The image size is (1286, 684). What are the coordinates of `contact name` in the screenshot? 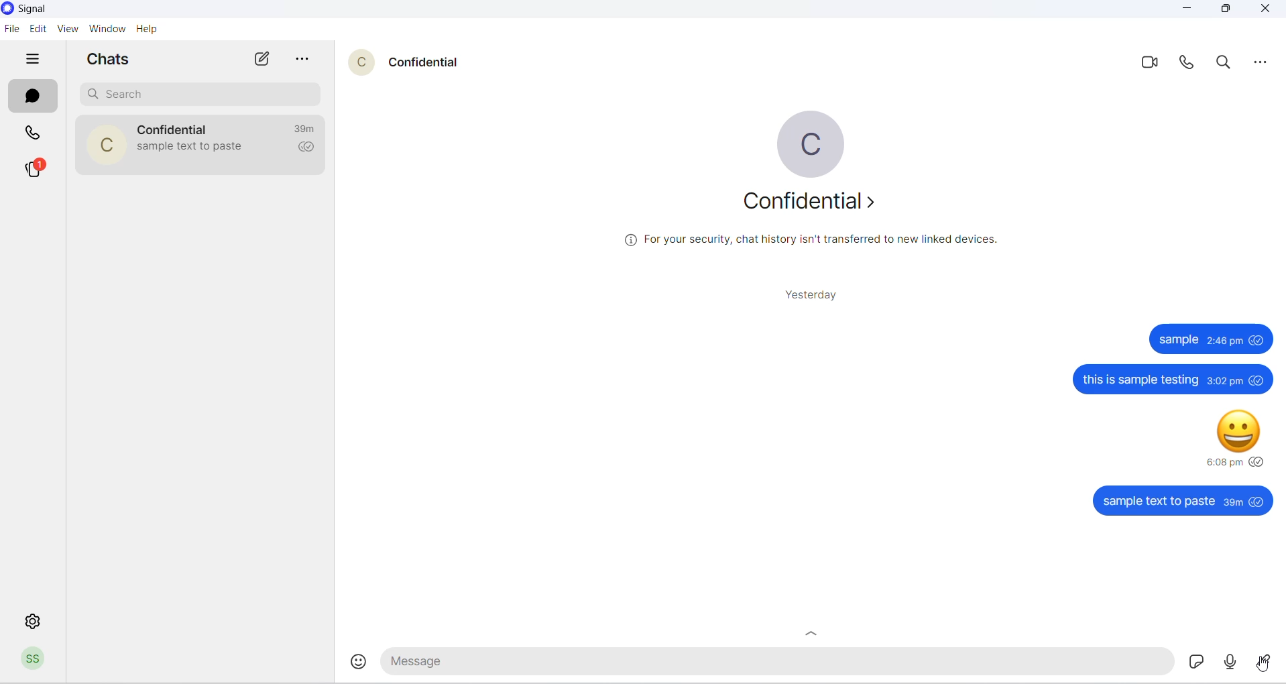 It's located at (430, 60).